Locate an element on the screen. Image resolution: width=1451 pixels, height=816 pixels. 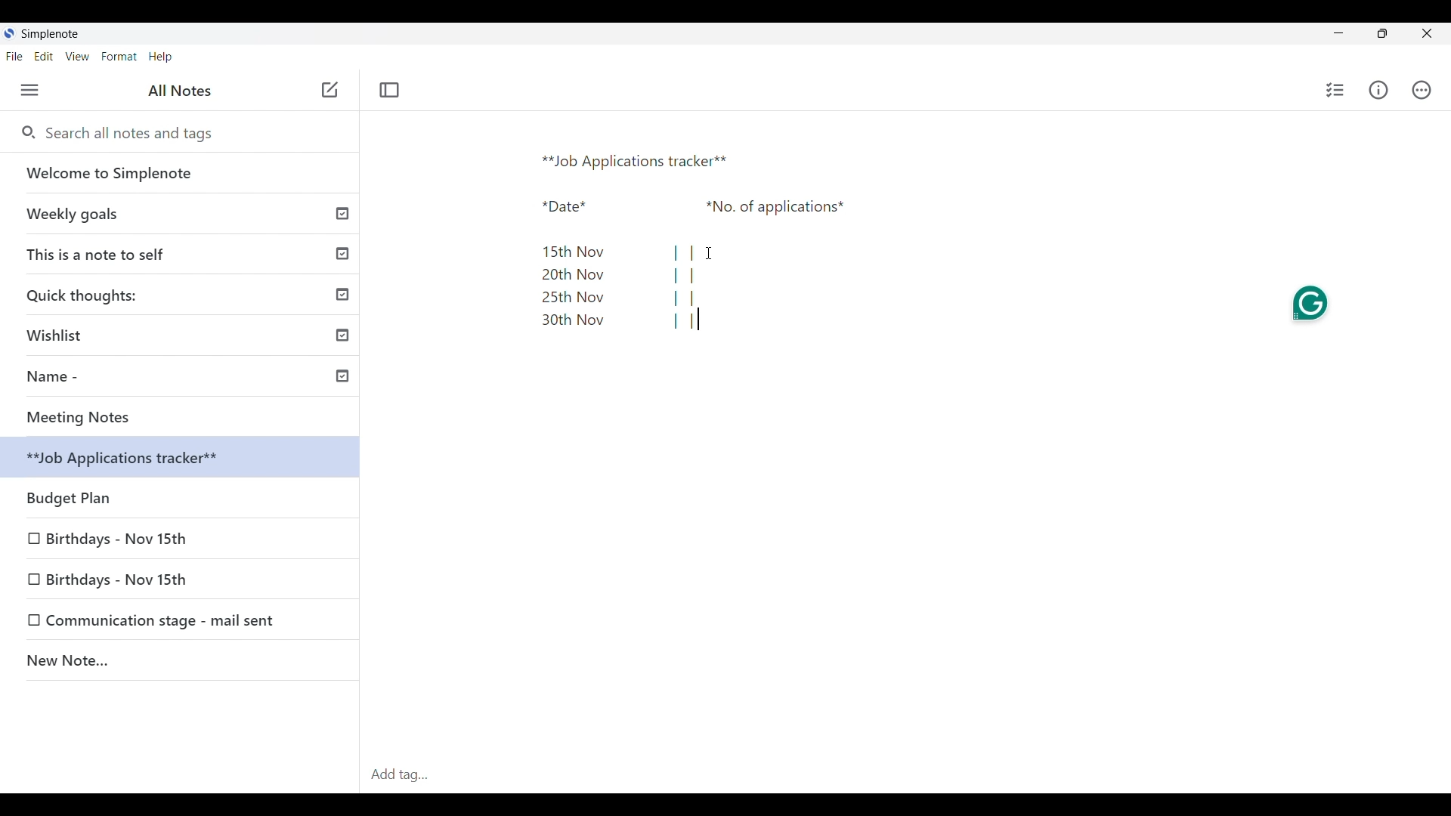
Software name is located at coordinates (50, 34).